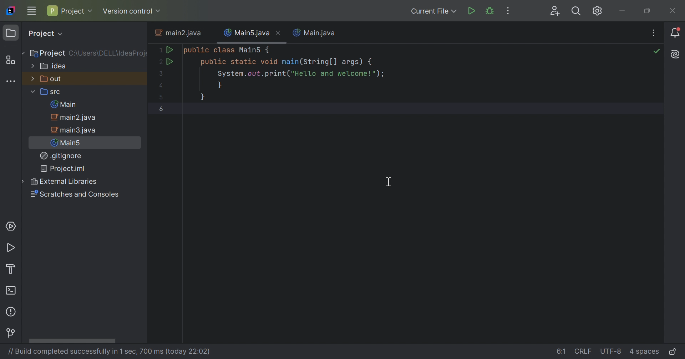 Image resolution: width=685 pixels, height=359 pixels. What do you see at coordinates (556, 11) in the screenshot?
I see `Code With Me` at bounding box center [556, 11].